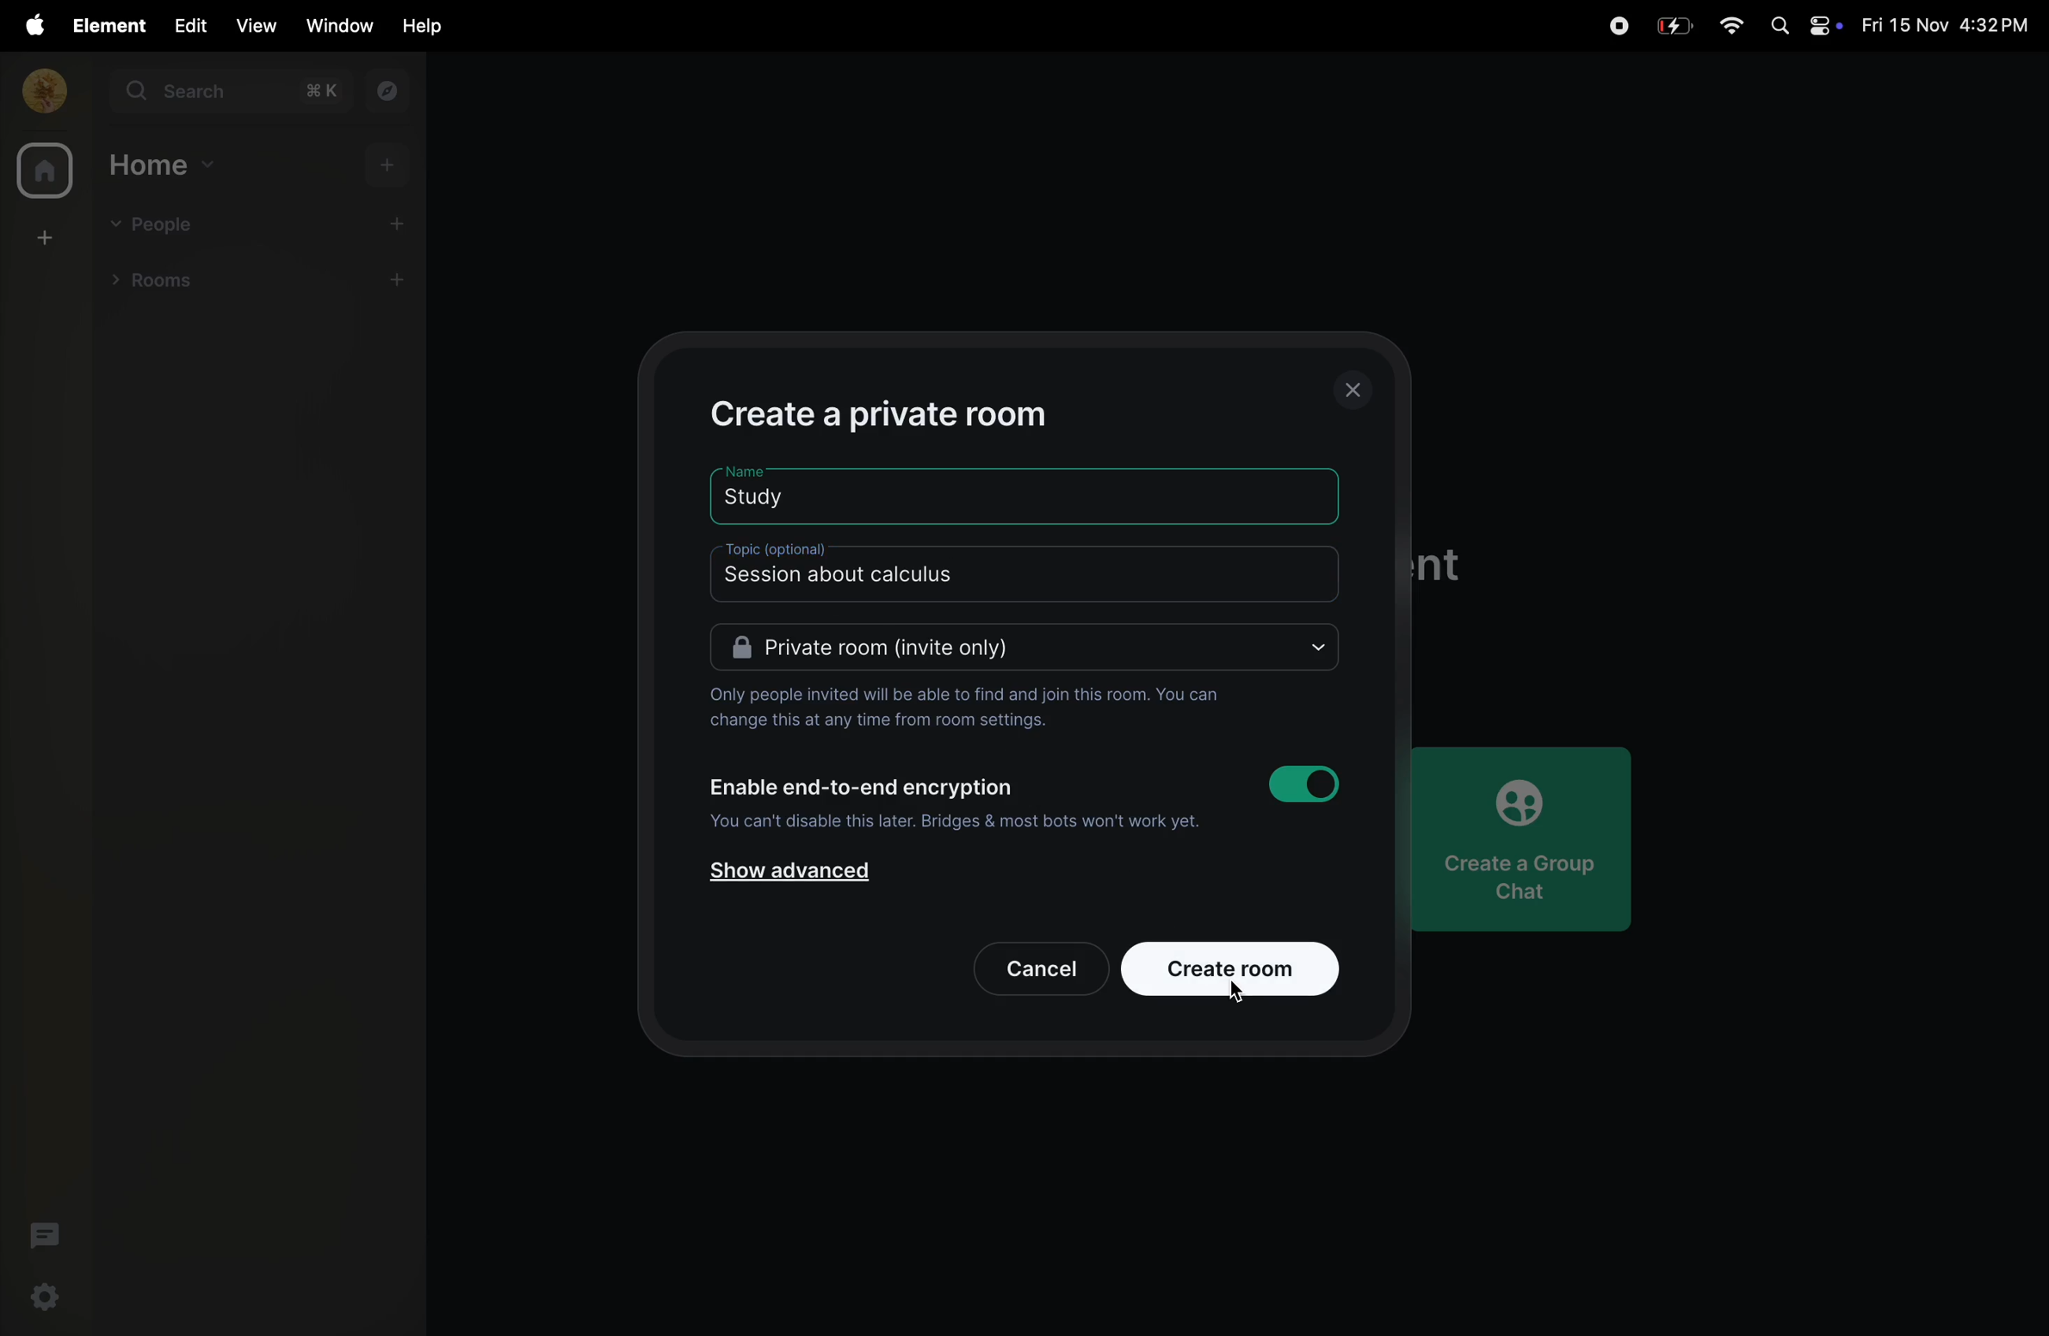  Describe the element at coordinates (158, 223) in the screenshot. I see `people` at that location.